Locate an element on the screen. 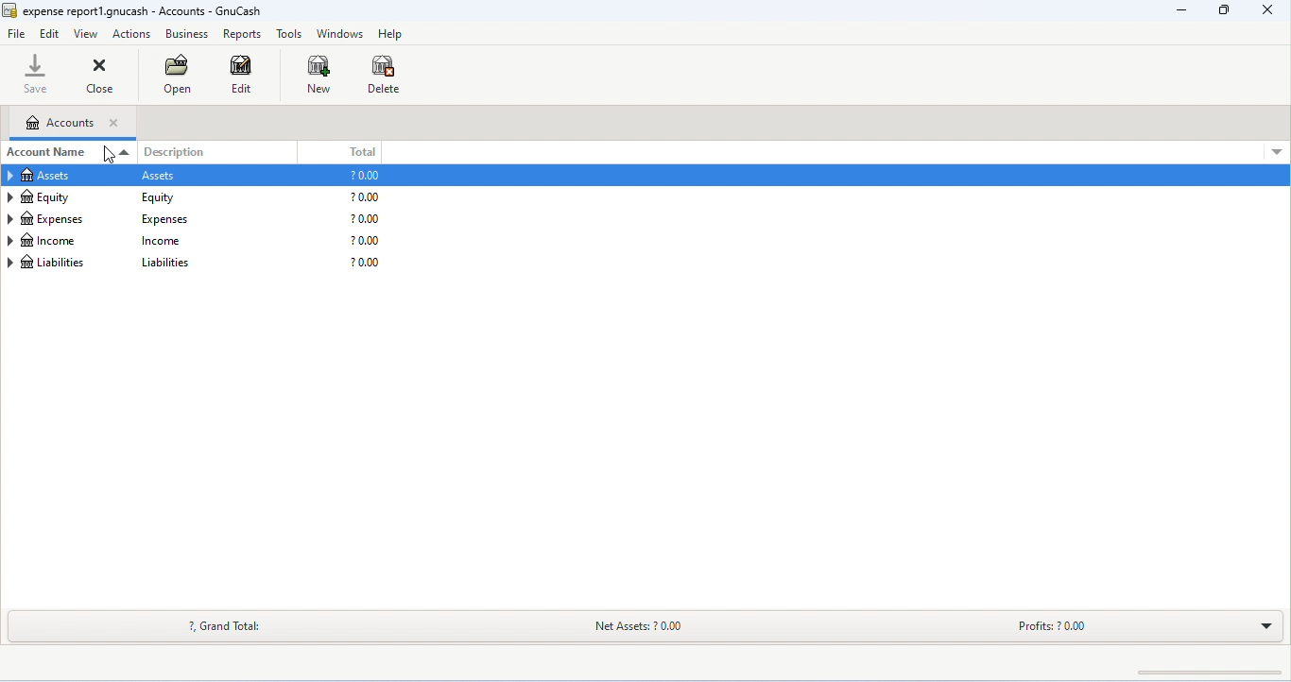 This screenshot has height=682, width=1291. liabilities description is located at coordinates (368, 264).